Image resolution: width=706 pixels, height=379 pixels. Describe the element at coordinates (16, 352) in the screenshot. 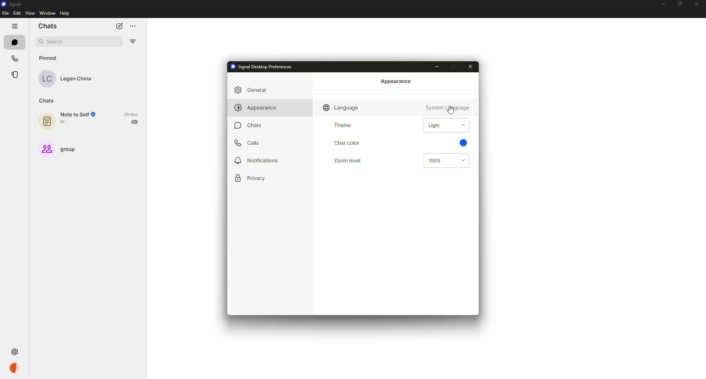

I see `settings` at that location.